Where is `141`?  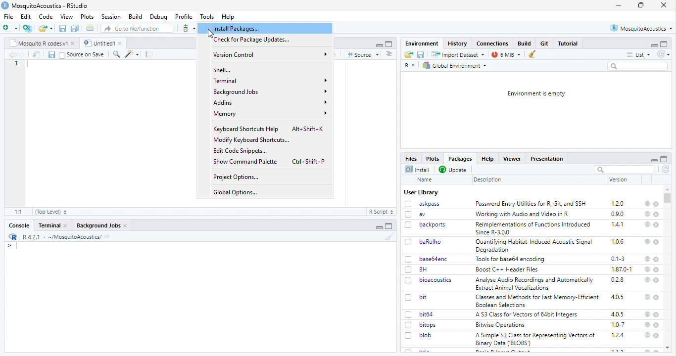 141 is located at coordinates (618, 224).